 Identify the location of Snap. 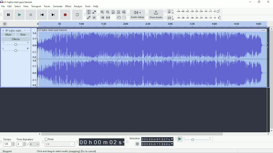
(59, 139).